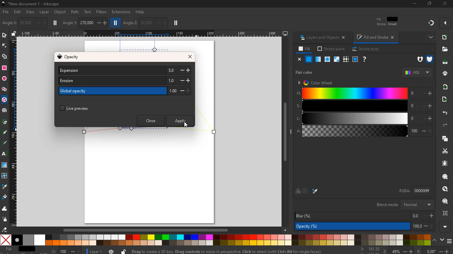 The height and width of the screenshot is (254, 453). Describe the element at coordinates (444, 62) in the screenshot. I see `dowload` at that location.